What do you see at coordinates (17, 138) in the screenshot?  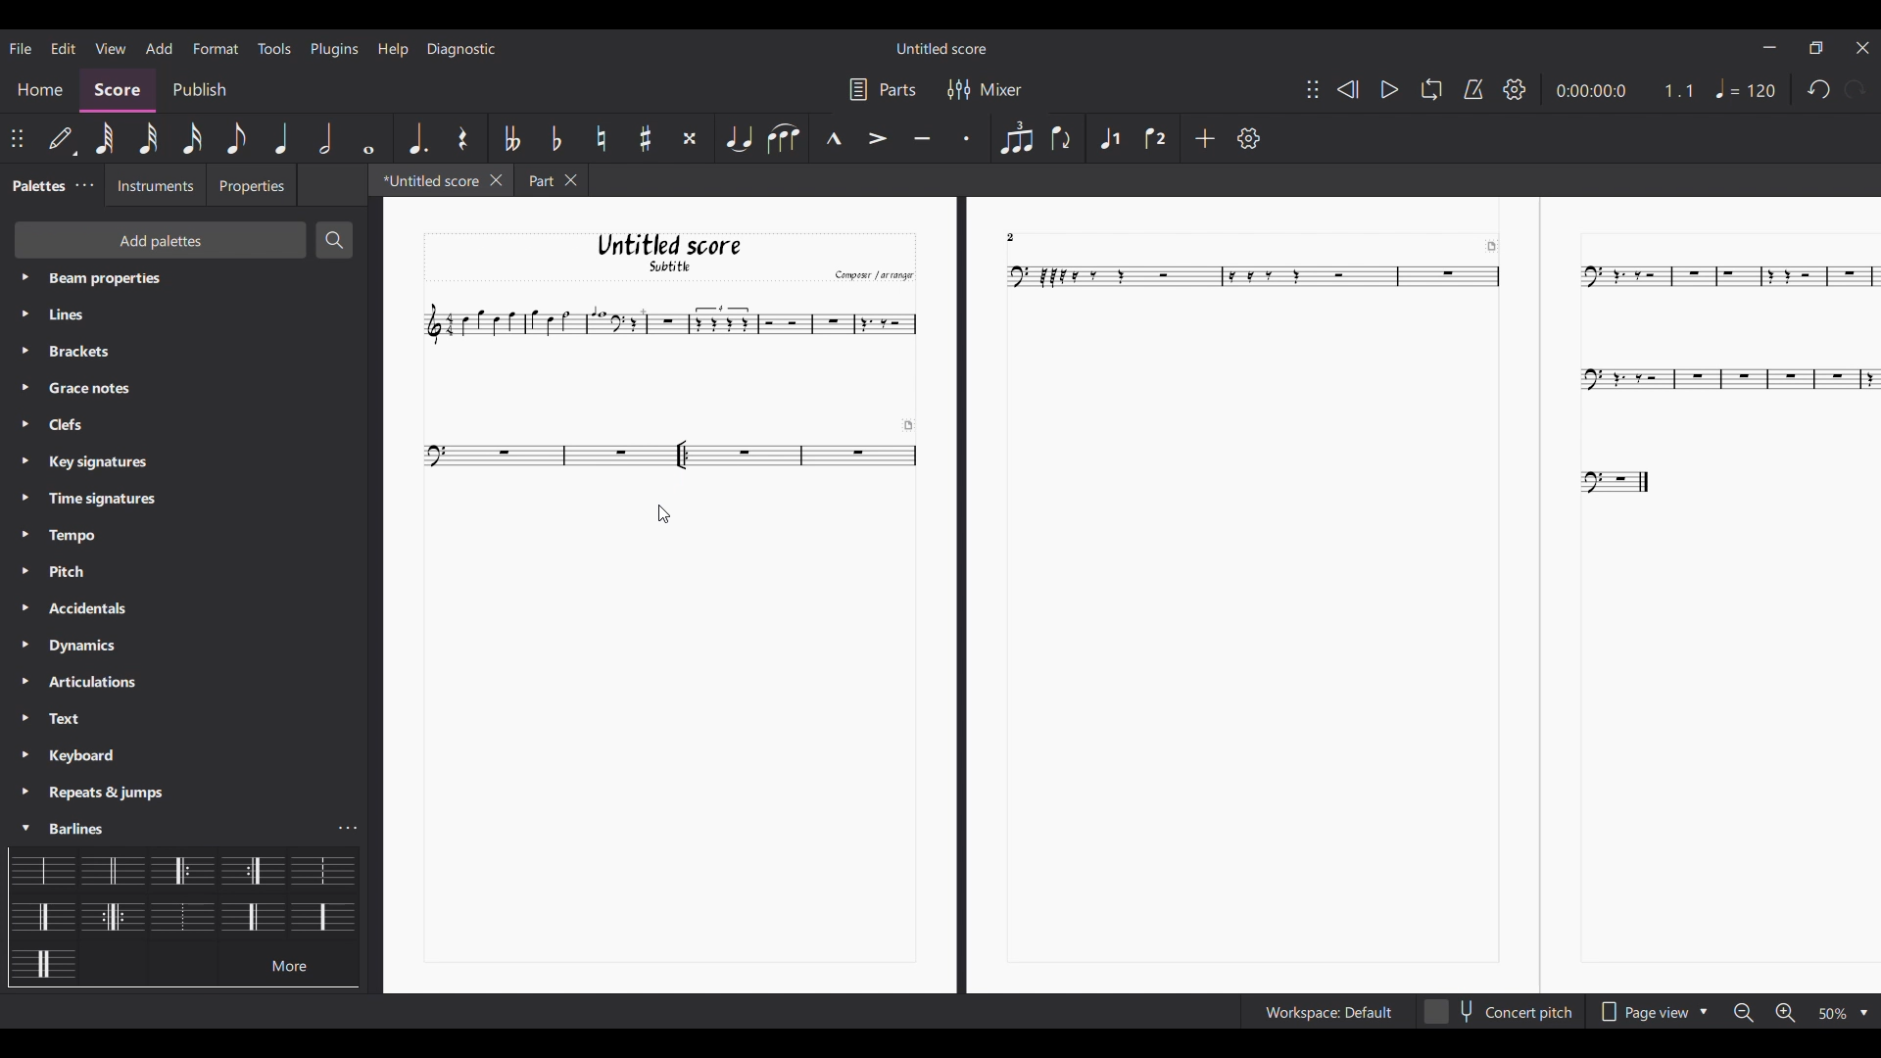 I see `Change position` at bounding box center [17, 138].